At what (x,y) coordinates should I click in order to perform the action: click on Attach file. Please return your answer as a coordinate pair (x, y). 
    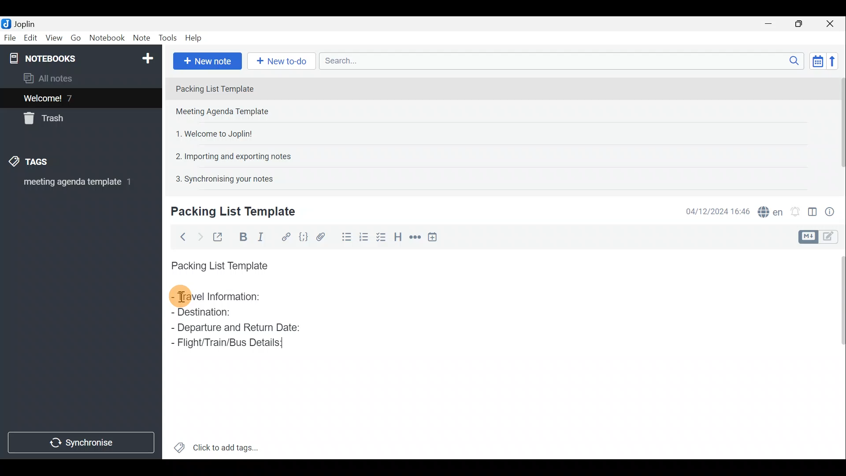
    Looking at the image, I should click on (321, 236).